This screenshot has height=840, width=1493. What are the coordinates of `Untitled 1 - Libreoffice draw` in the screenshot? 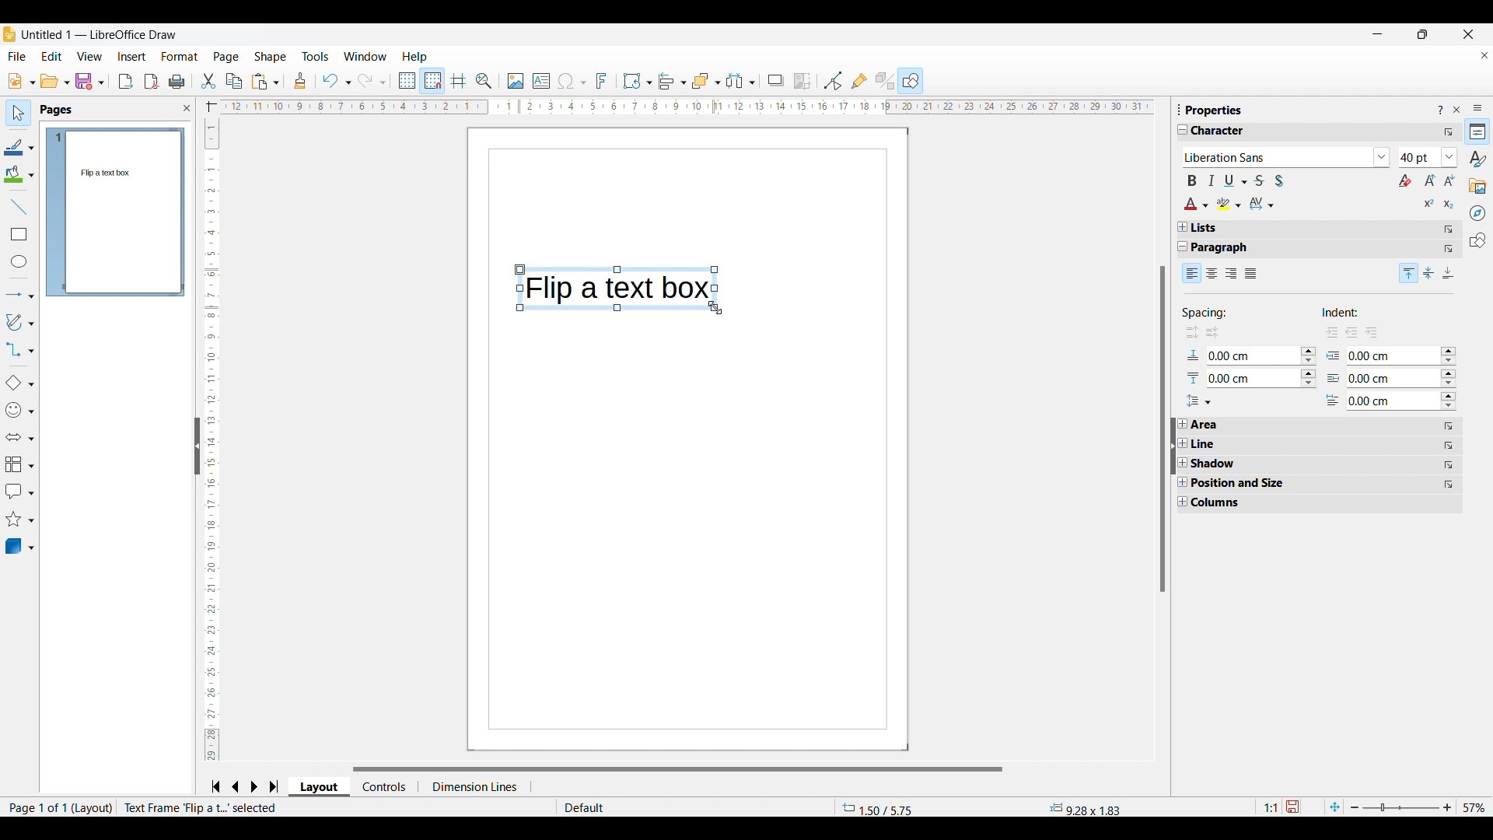 It's located at (98, 34).